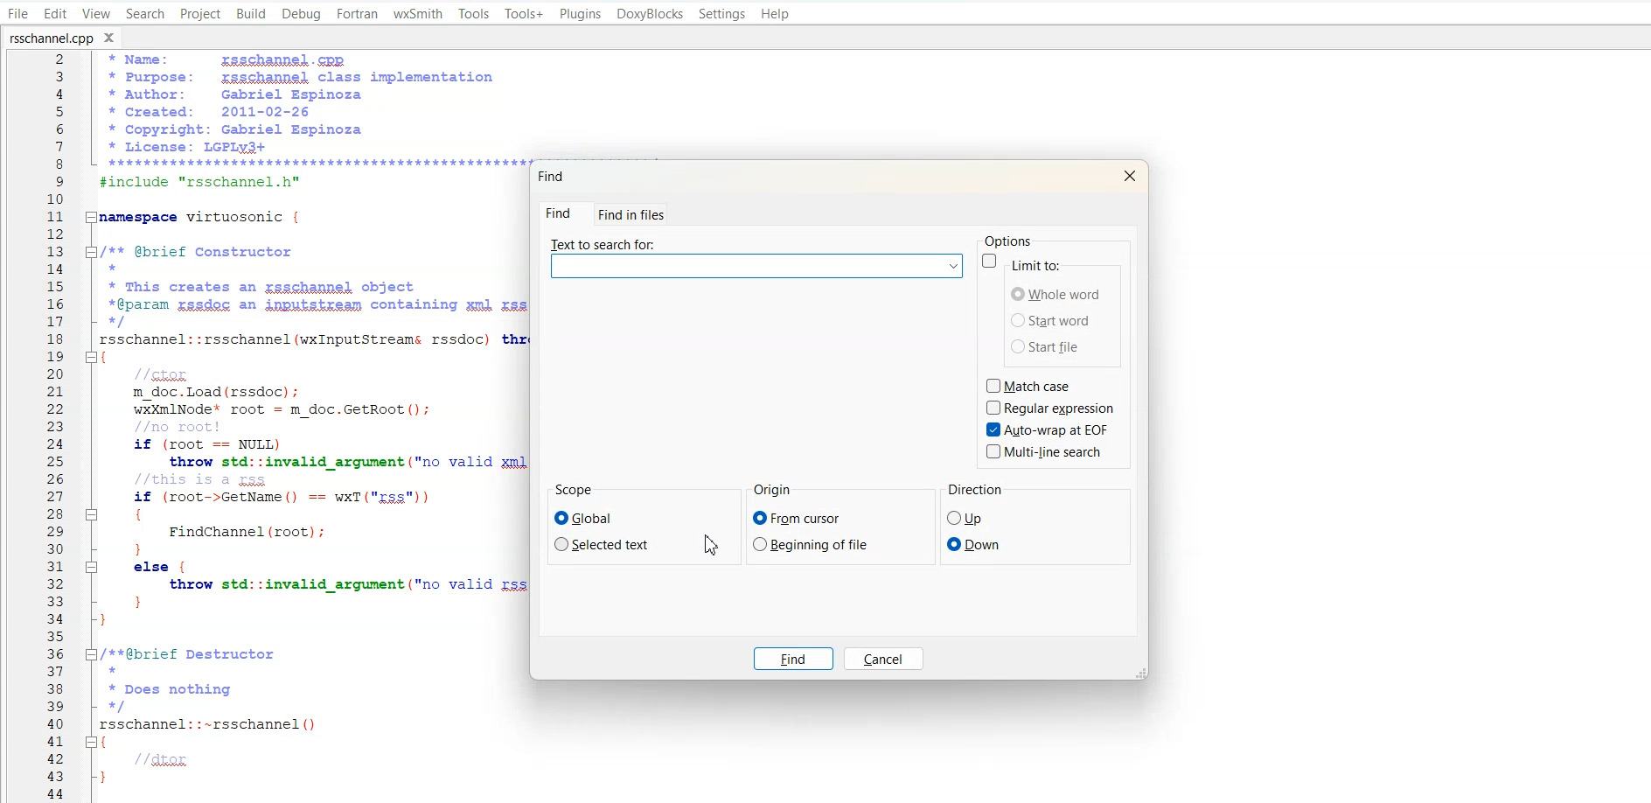 The height and width of the screenshot is (803, 1651). What do you see at coordinates (974, 544) in the screenshot?
I see `Down` at bounding box center [974, 544].